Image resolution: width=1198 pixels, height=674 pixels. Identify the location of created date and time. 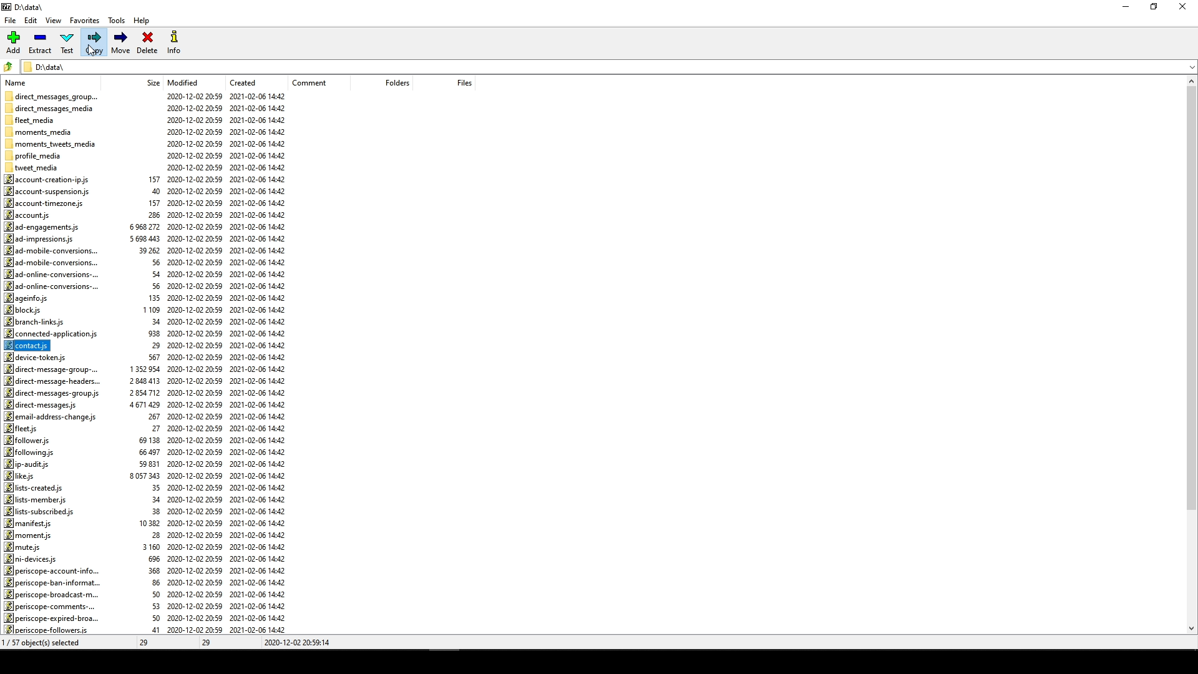
(260, 364).